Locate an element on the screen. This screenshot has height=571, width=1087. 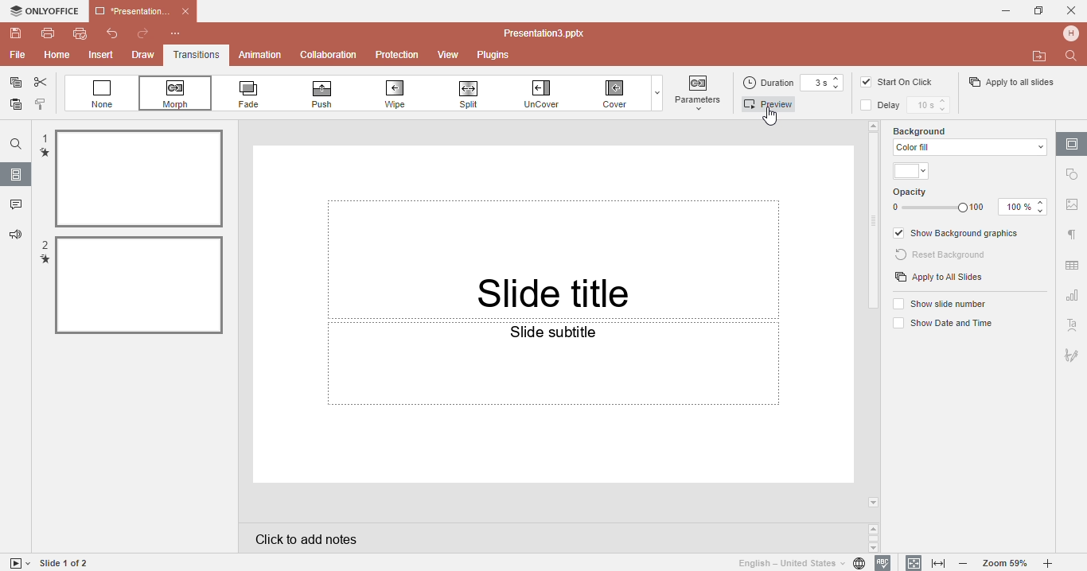
Slide subtittle is located at coordinates (553, 402).